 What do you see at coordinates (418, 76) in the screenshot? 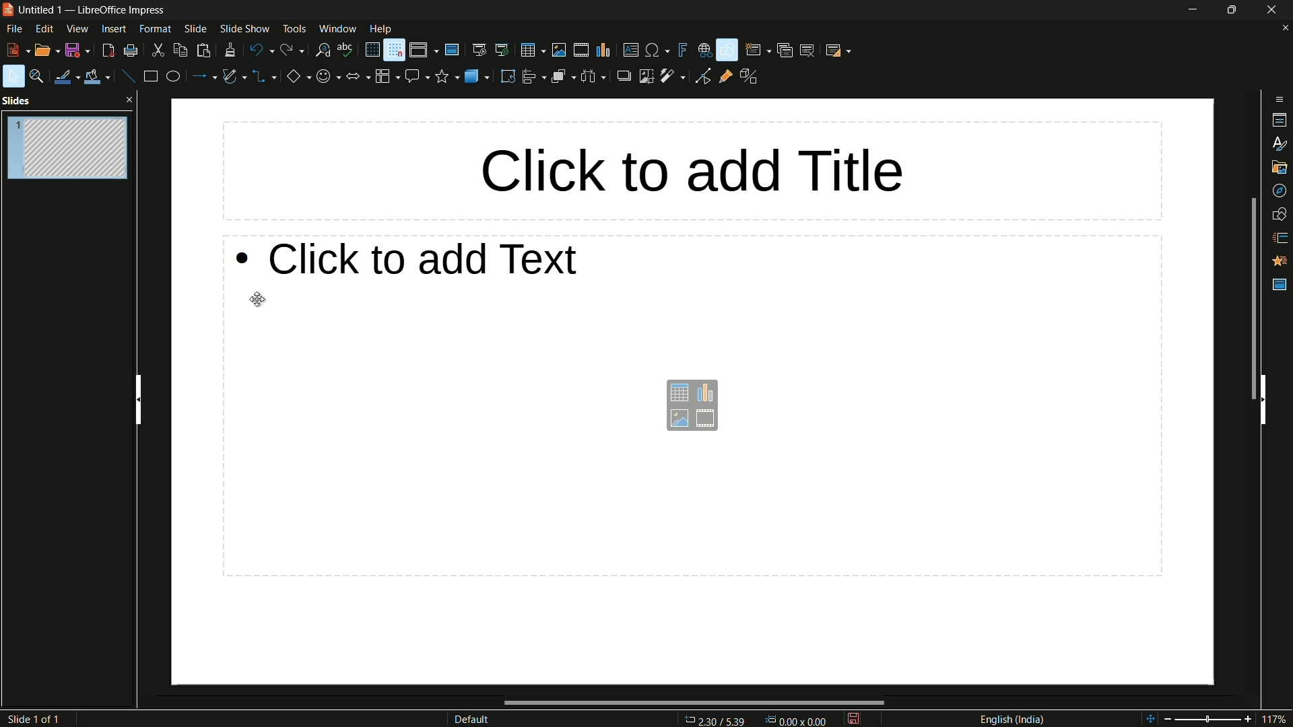
I see `callout shapes` at bounding box center [418, 76].